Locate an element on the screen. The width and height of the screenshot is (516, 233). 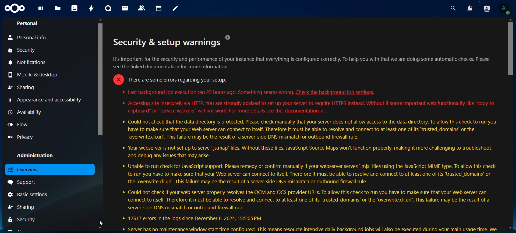
activity is located at coordinates (91, 8).